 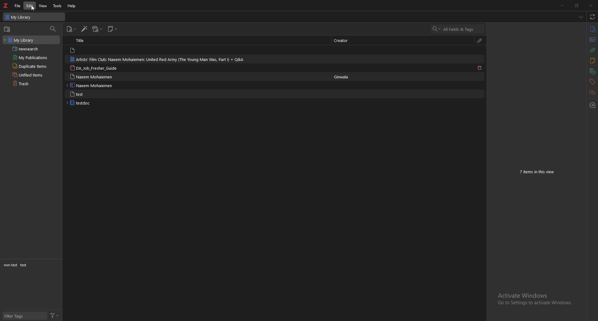 I want to click on locate, so click(x=593, y=105).